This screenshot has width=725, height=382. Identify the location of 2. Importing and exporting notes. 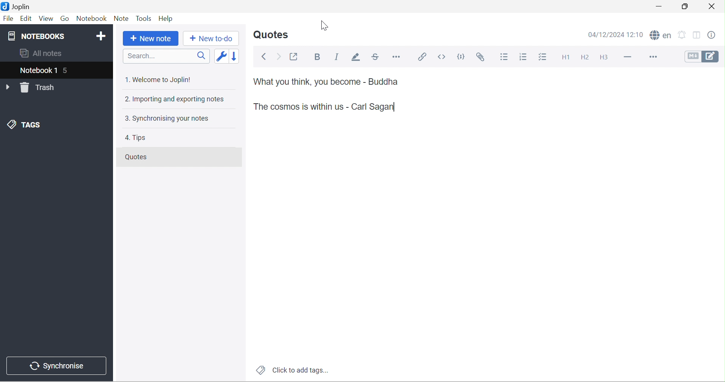
(176, 98).